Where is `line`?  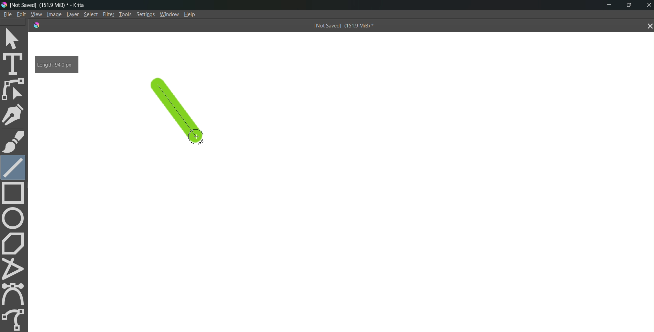 line is located at coordinates (13, 166).